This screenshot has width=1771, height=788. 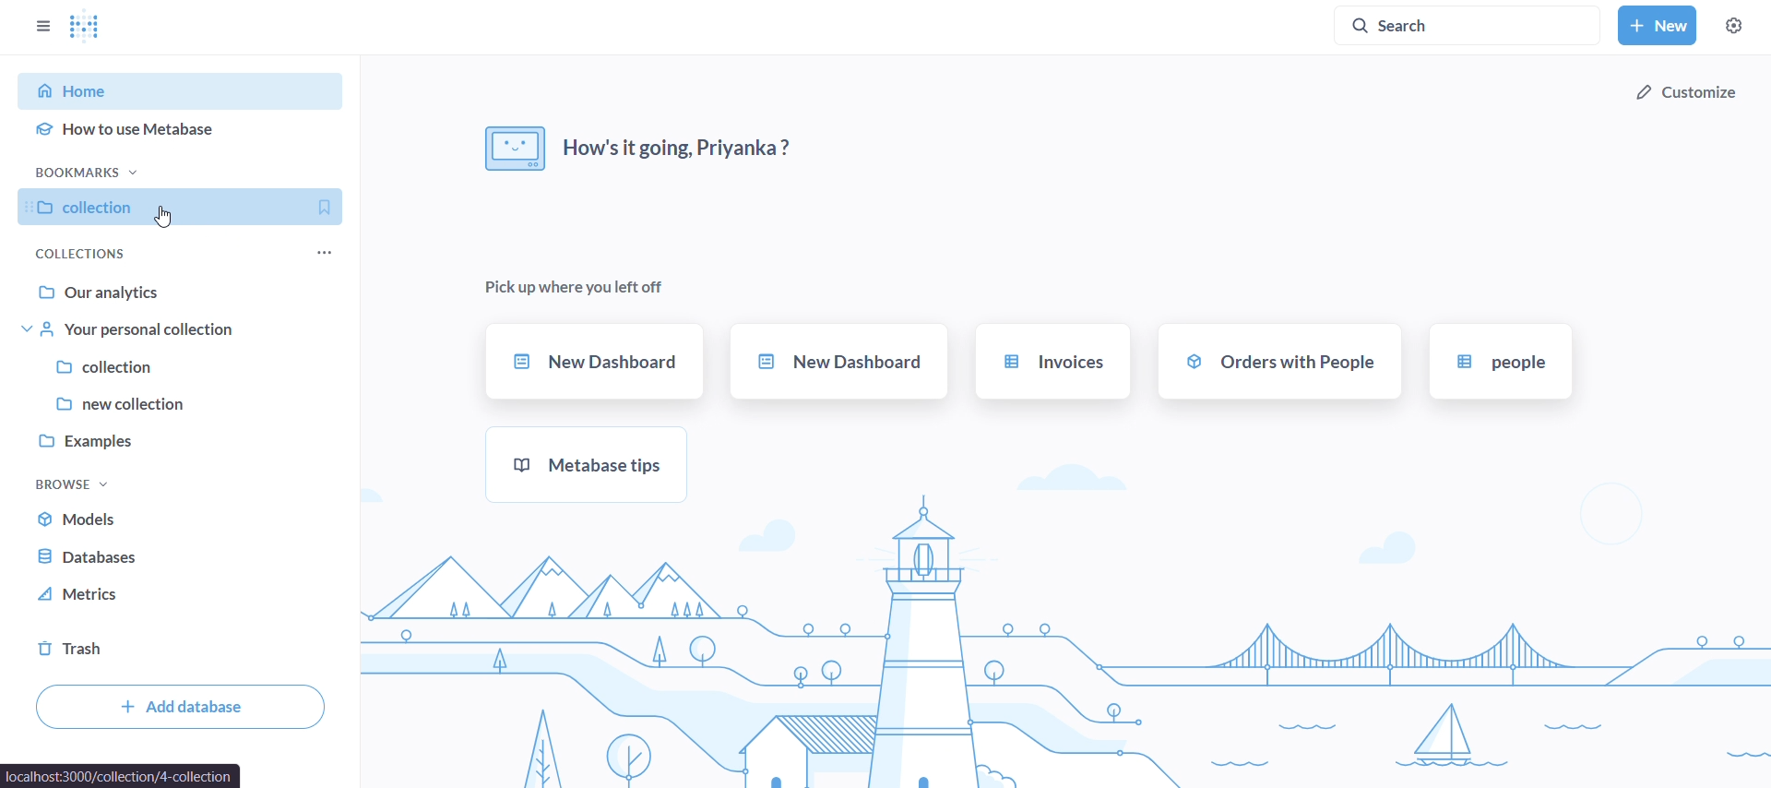 I want to click on new dashboard, so click(x=598, y=362).